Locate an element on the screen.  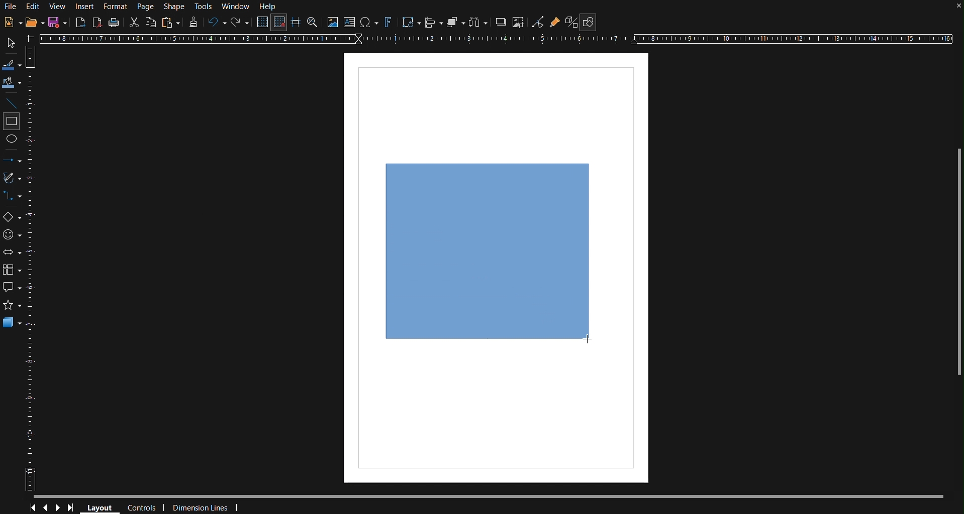
3D Objects is located at coordinates (12, 322).